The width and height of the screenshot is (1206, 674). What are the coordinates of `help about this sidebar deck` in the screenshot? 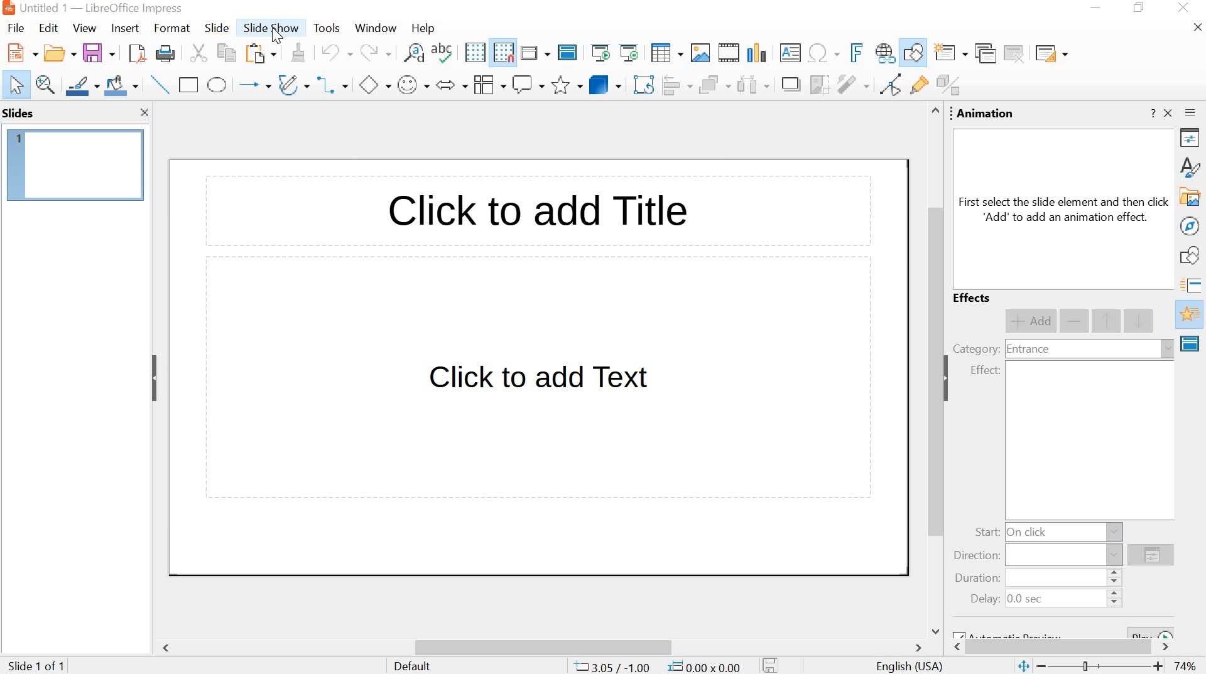 It's located at (1152, 113).